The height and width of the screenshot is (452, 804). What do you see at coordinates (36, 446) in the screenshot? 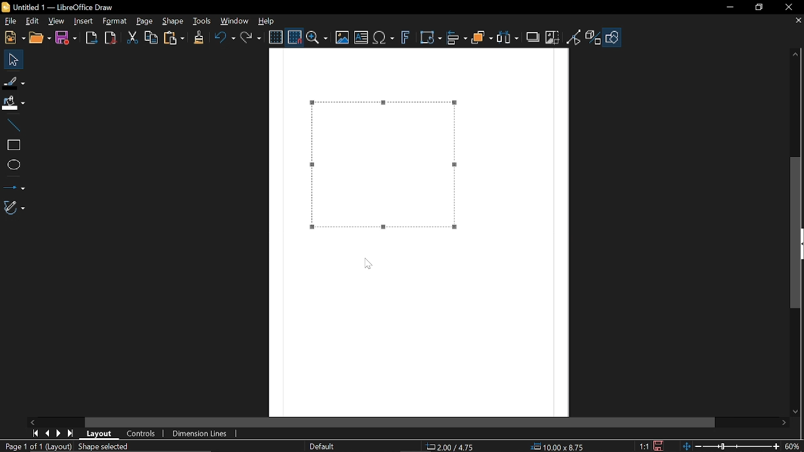
I see `Current page` at bounding box center [36, 446].